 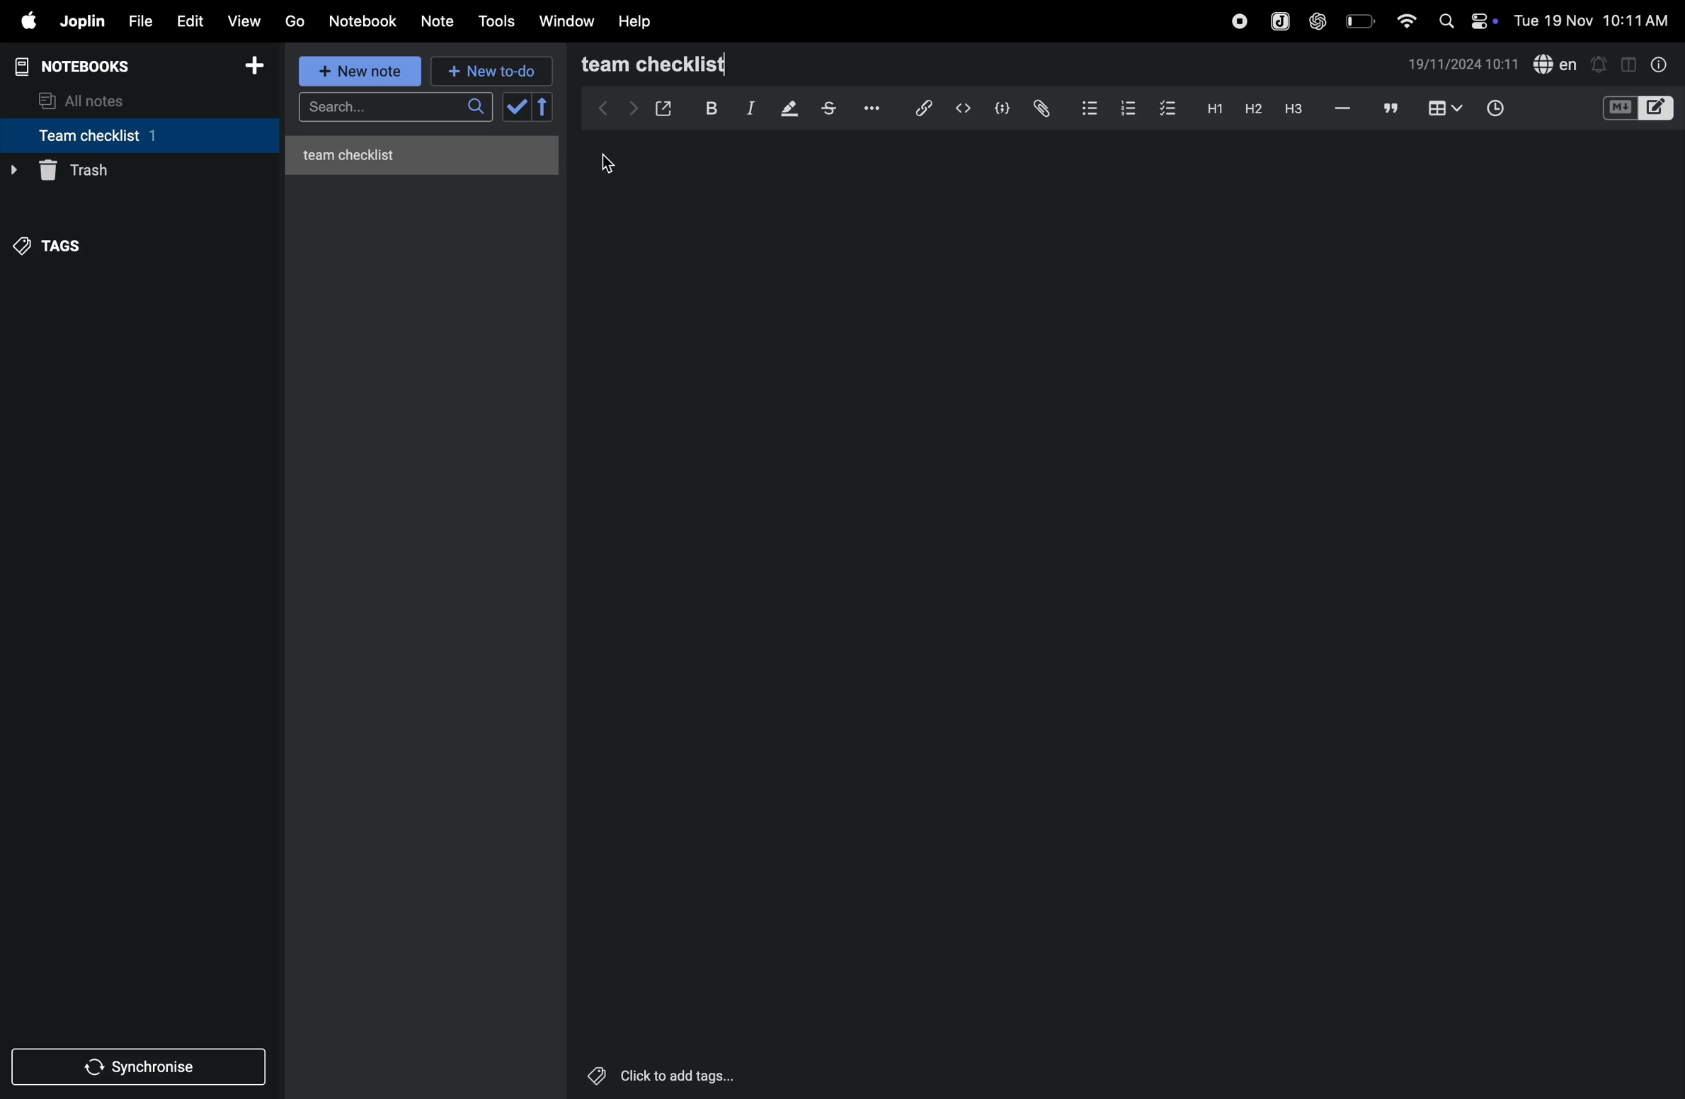 I want to click on window, so click(x=566, y=22).